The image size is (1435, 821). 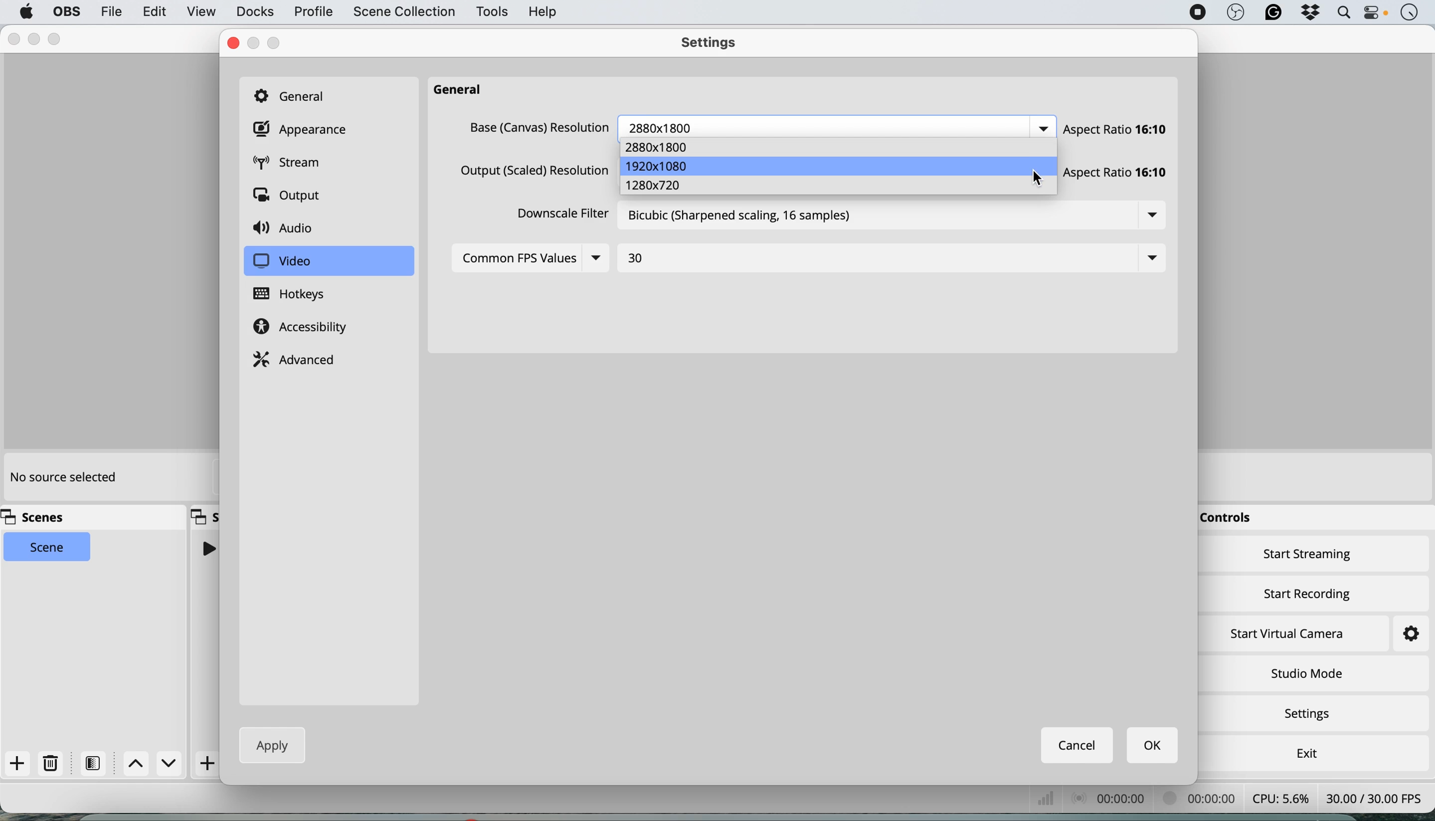 What do you see at coordinates (255, 43) in the screenshot?
I see `Maximize` at bounding box center [255, 43].